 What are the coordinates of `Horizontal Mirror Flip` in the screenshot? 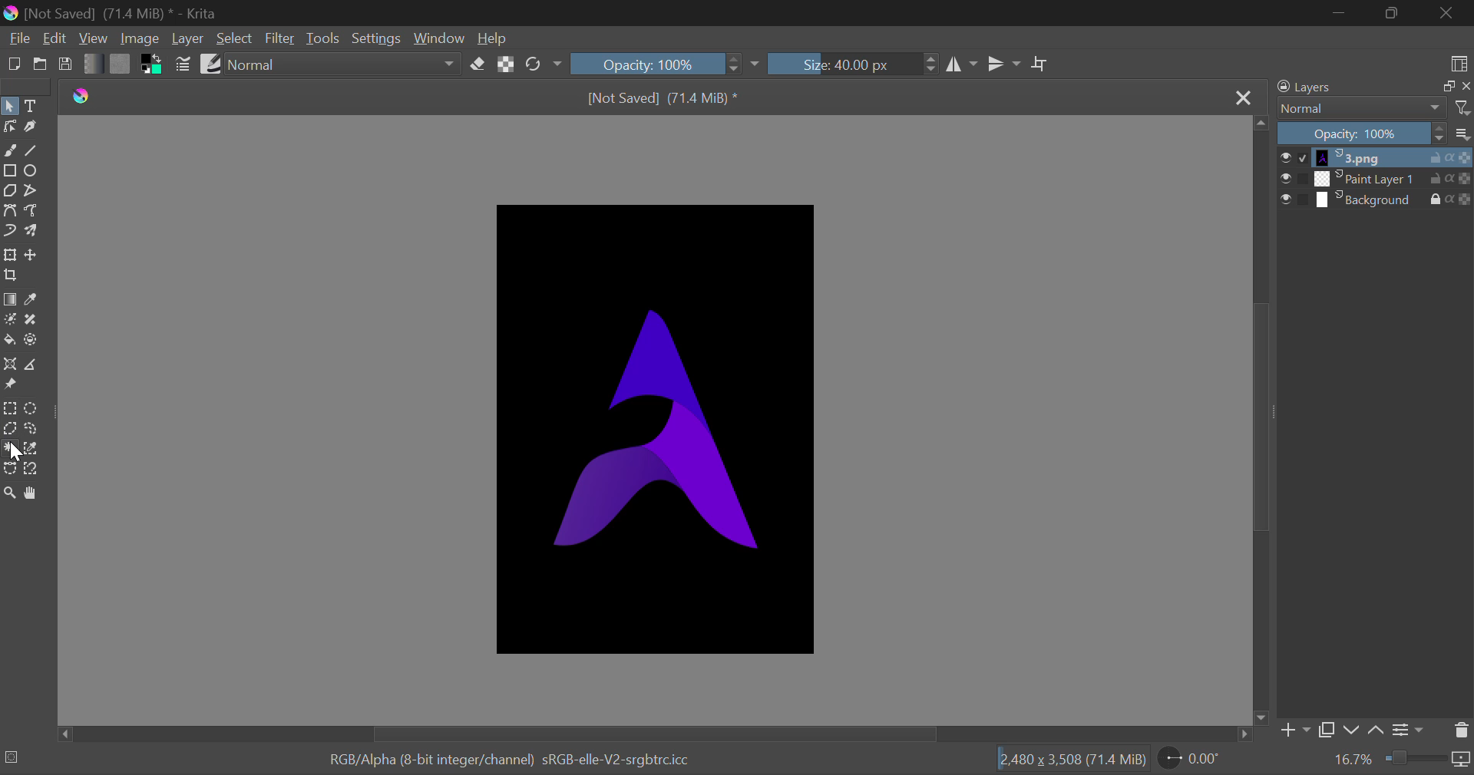 It's located at (1005, 64).